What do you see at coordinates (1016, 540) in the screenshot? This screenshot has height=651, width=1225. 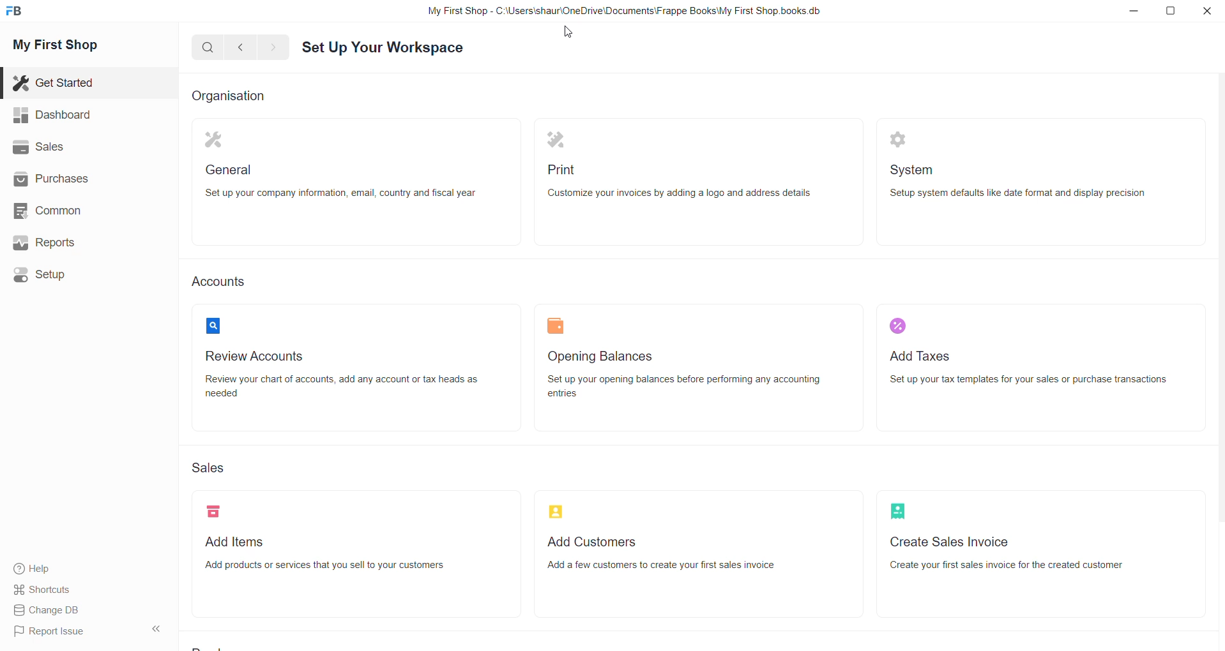 I see `Create sales Invoice` at bounding box center [1016, 540].